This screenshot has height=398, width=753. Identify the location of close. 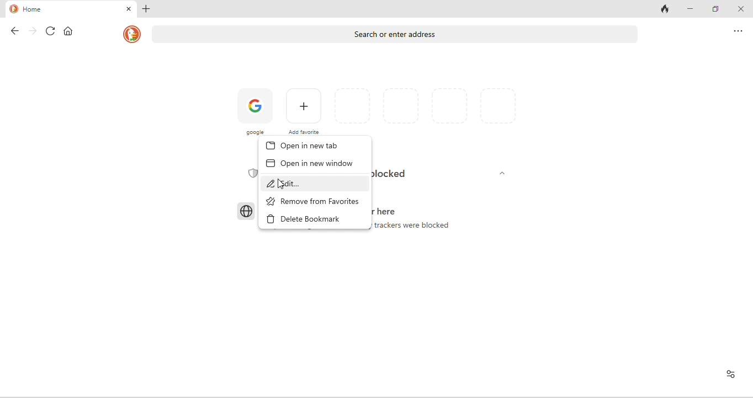
(126, 10).